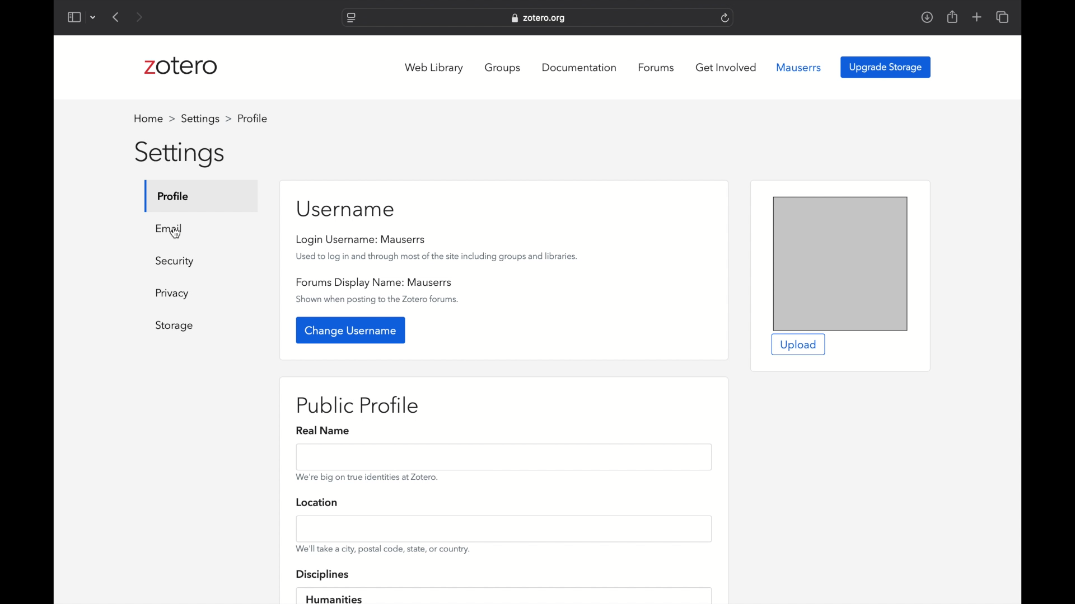 This screenshot has height=604, width=1075. I want to click on profile, so click(252, 118).